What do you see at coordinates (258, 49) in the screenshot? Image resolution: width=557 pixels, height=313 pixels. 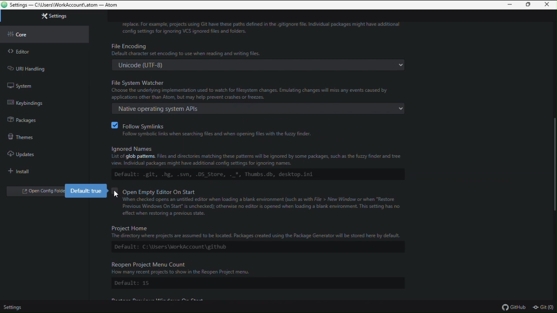 I see `file encoding` at bounding box center [258, 49].